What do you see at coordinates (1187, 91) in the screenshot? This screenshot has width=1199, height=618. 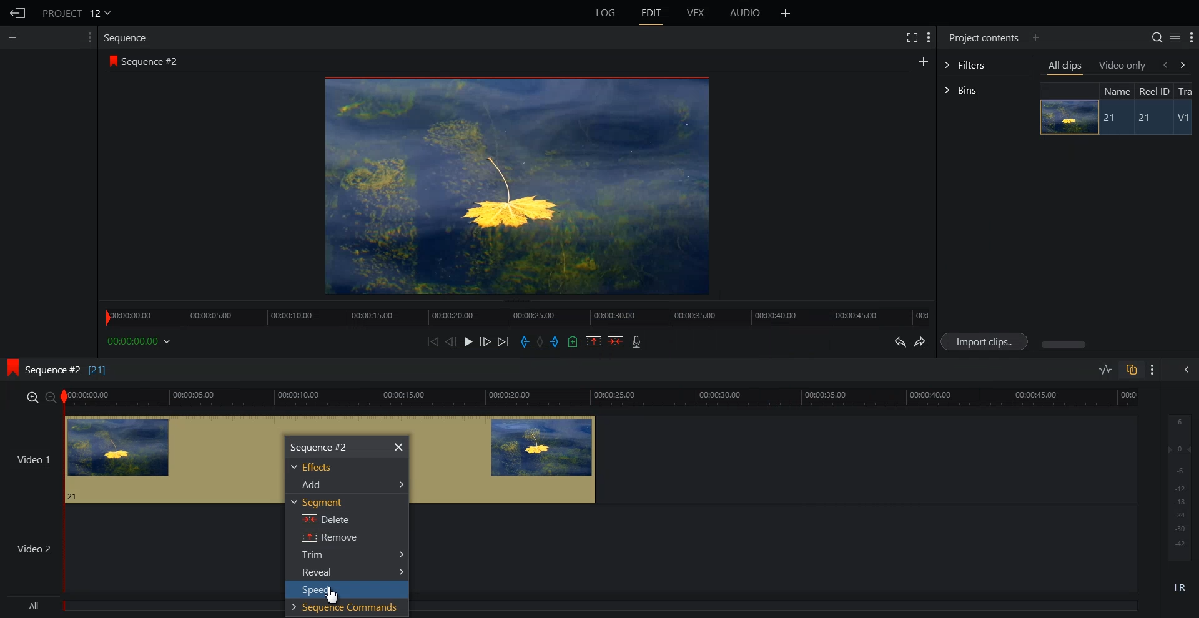 I see `Tra` at bounding box center [1187, 91].